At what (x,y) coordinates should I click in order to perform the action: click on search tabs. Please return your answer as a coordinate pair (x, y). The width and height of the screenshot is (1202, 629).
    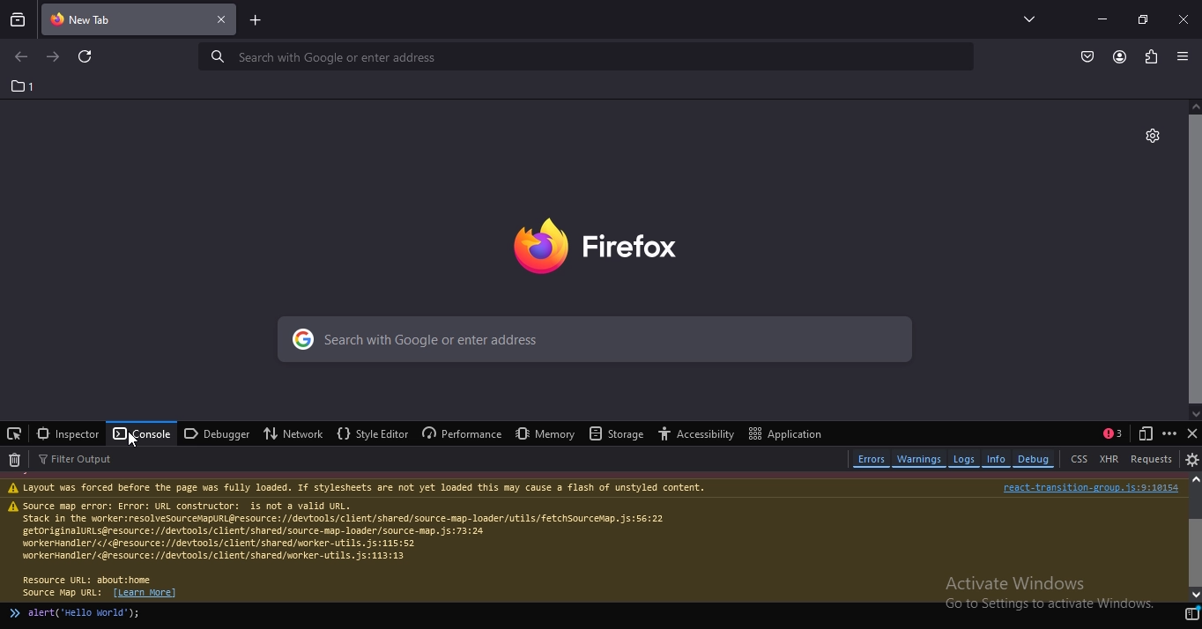
    Looking at the image, I should click on (19, 18).